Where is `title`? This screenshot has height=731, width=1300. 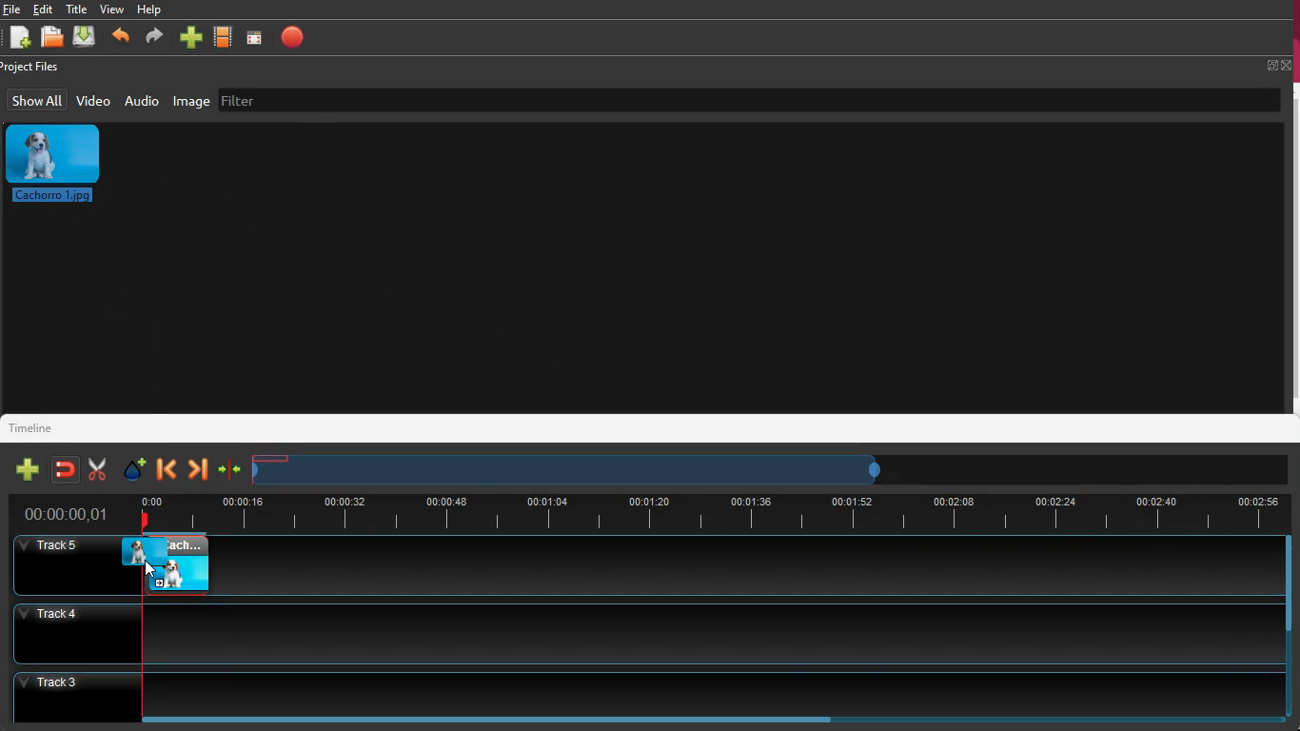 title is located at coordinates (77, 8).